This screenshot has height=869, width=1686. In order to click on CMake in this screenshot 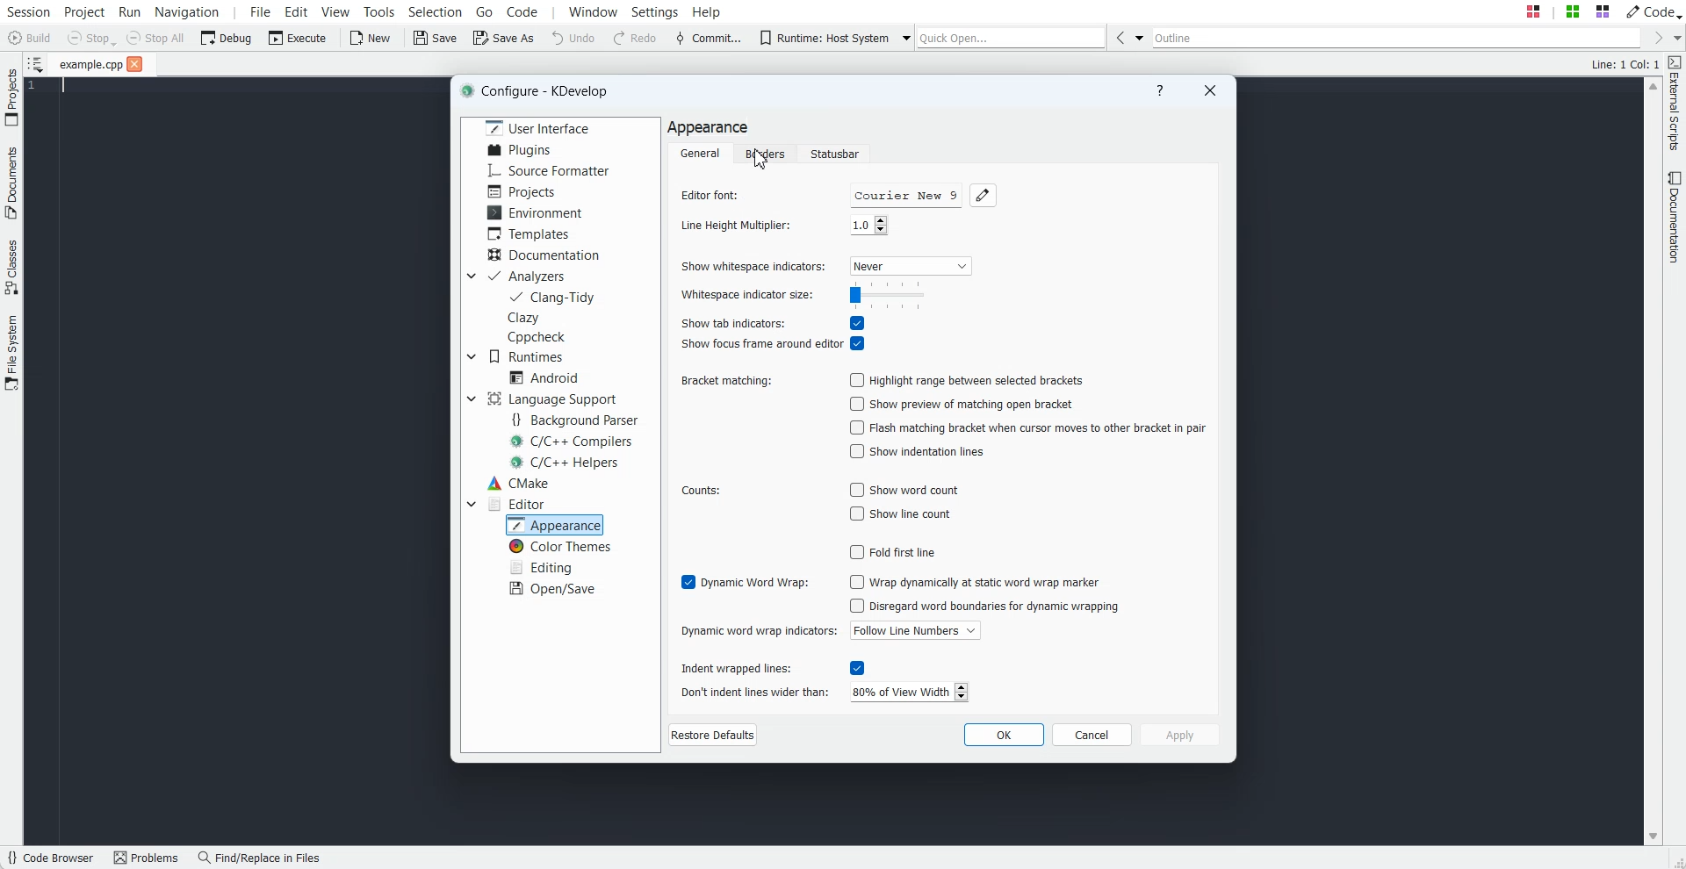, I will do `click(520, 484)`.